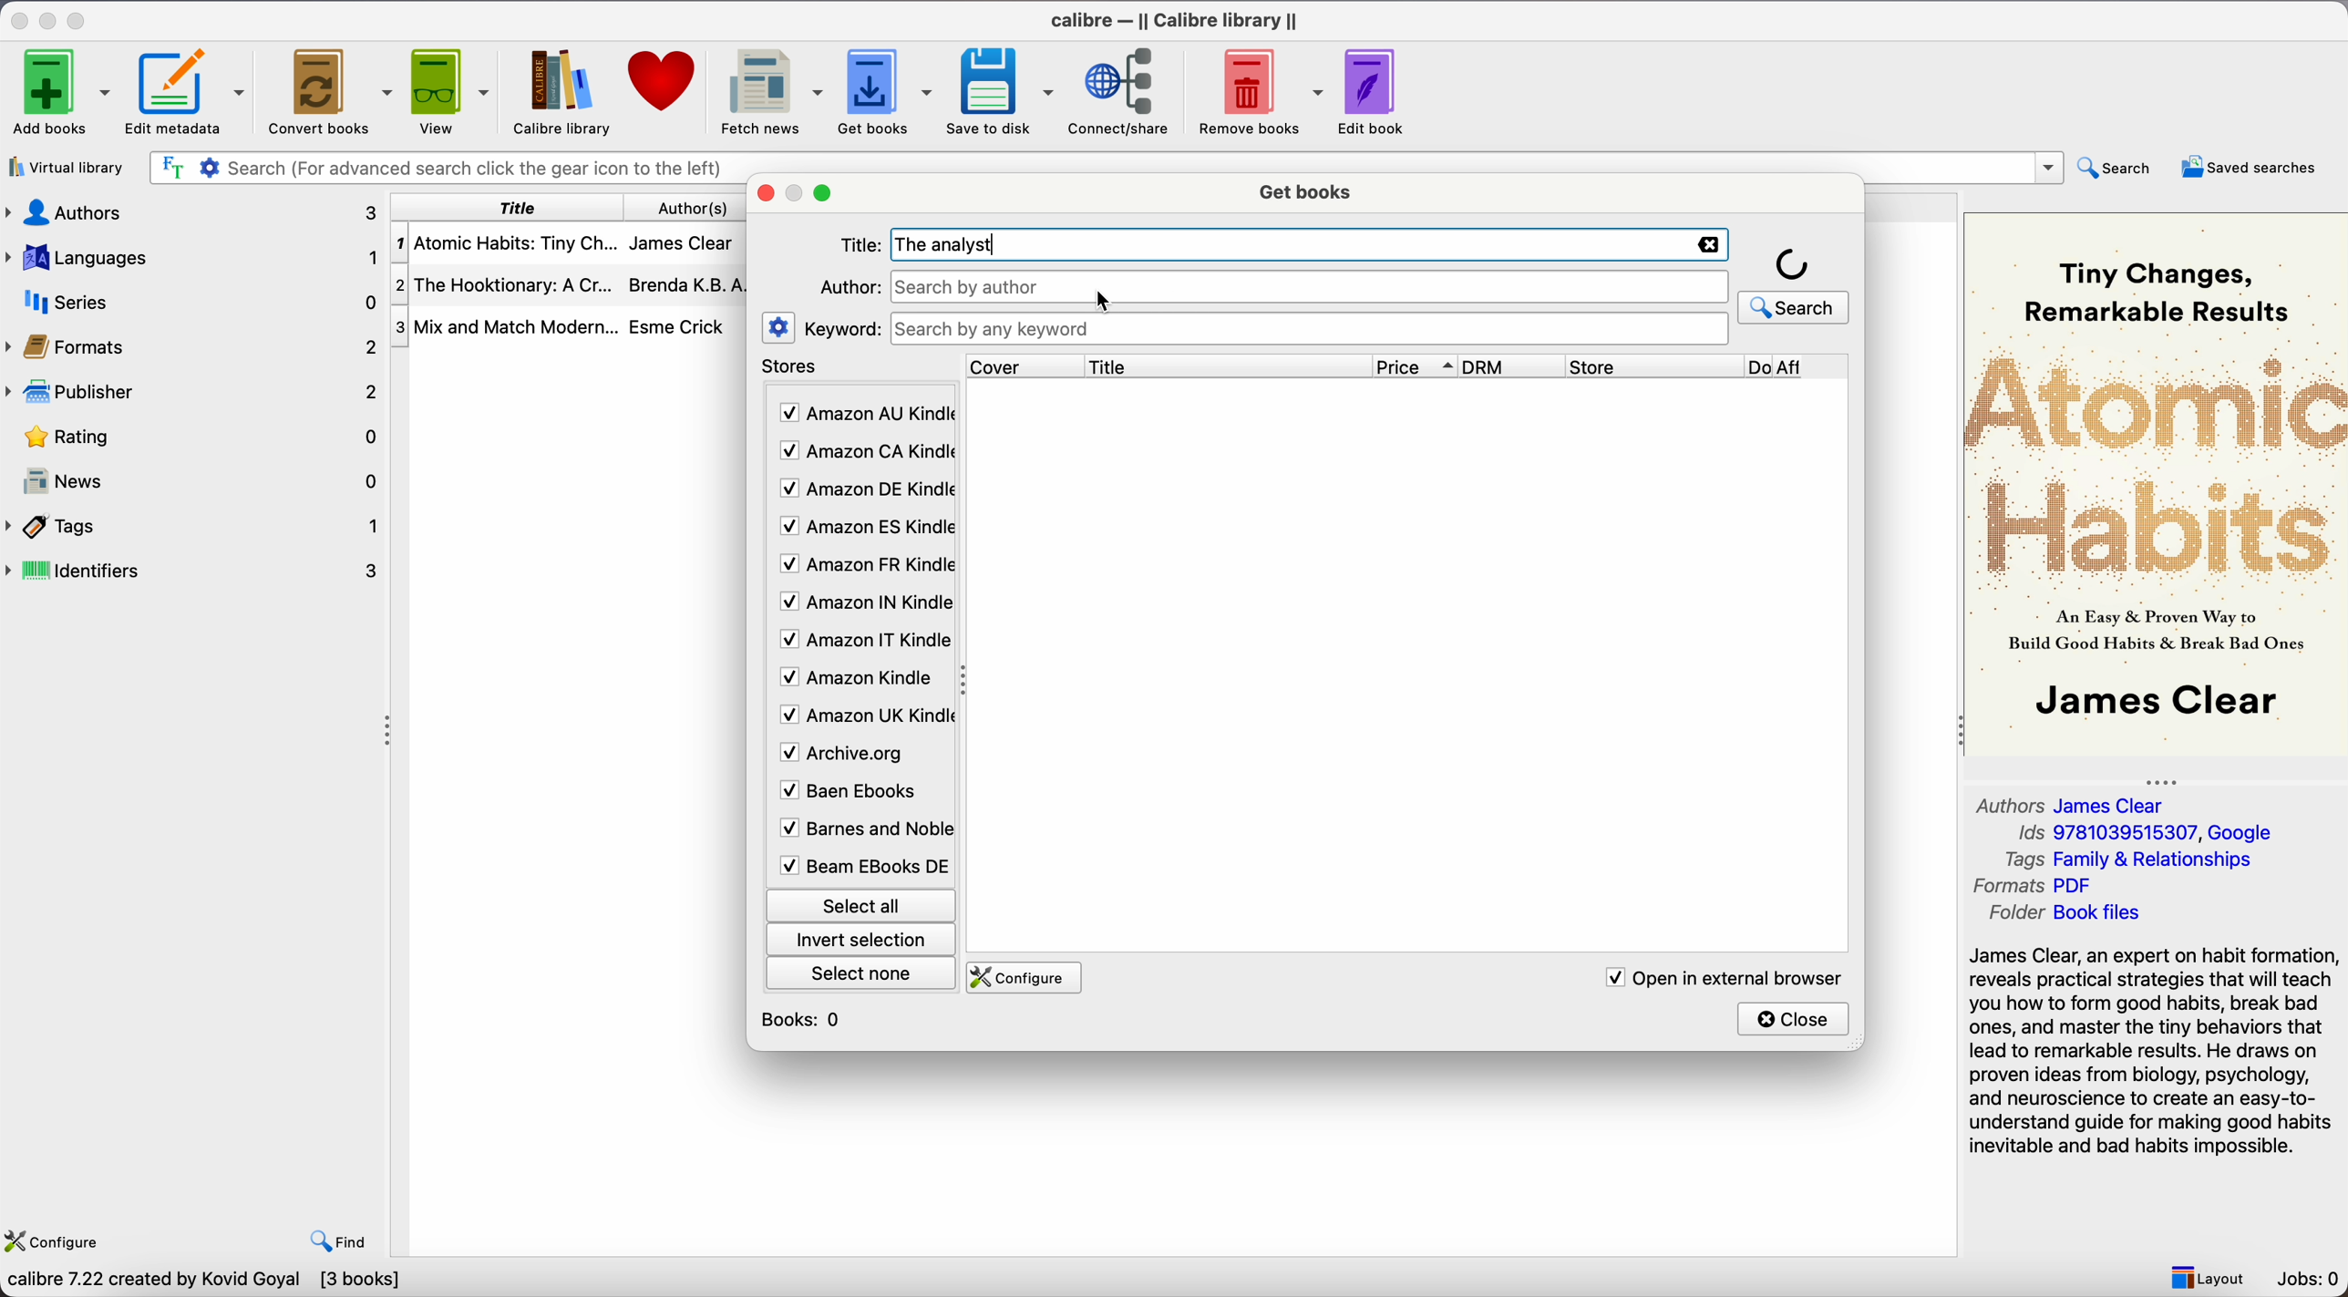 Image resolution: width=2348 pixels, height=1297 pixels. What do you see at coordinates (1027, 978) in the screenshot?
I see `configure` at bounding box center [1027, 978].